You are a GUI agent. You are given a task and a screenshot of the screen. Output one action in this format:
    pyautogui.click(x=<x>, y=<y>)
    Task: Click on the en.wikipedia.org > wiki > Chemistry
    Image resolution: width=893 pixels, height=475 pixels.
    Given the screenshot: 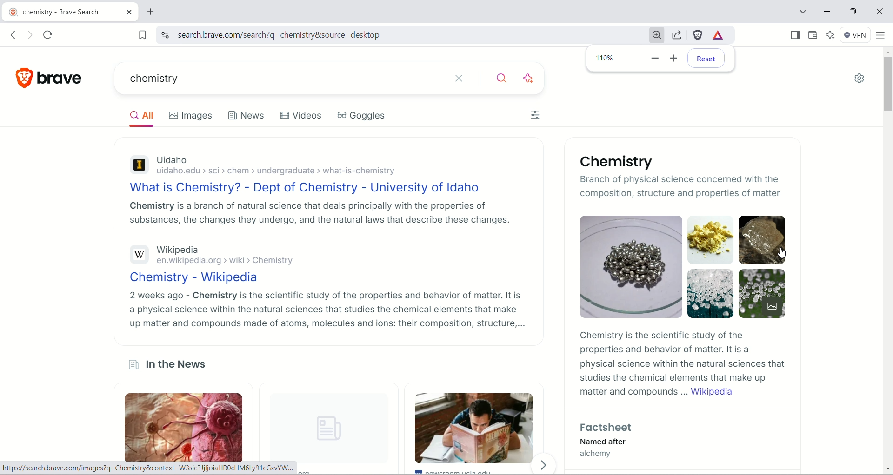 What is the action you would take?
    pyautogui.click(x=228, y=260)
    